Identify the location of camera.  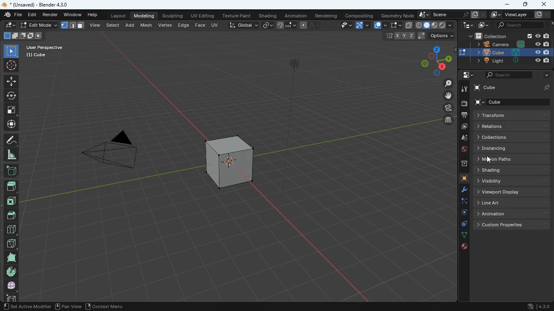
(109, 154).